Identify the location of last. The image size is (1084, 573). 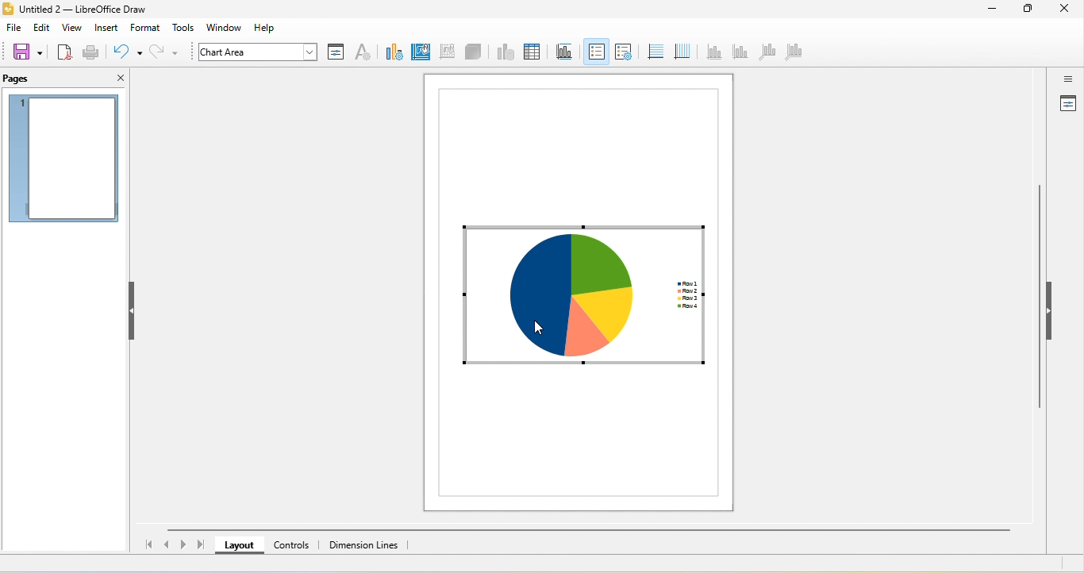
(201, 544).